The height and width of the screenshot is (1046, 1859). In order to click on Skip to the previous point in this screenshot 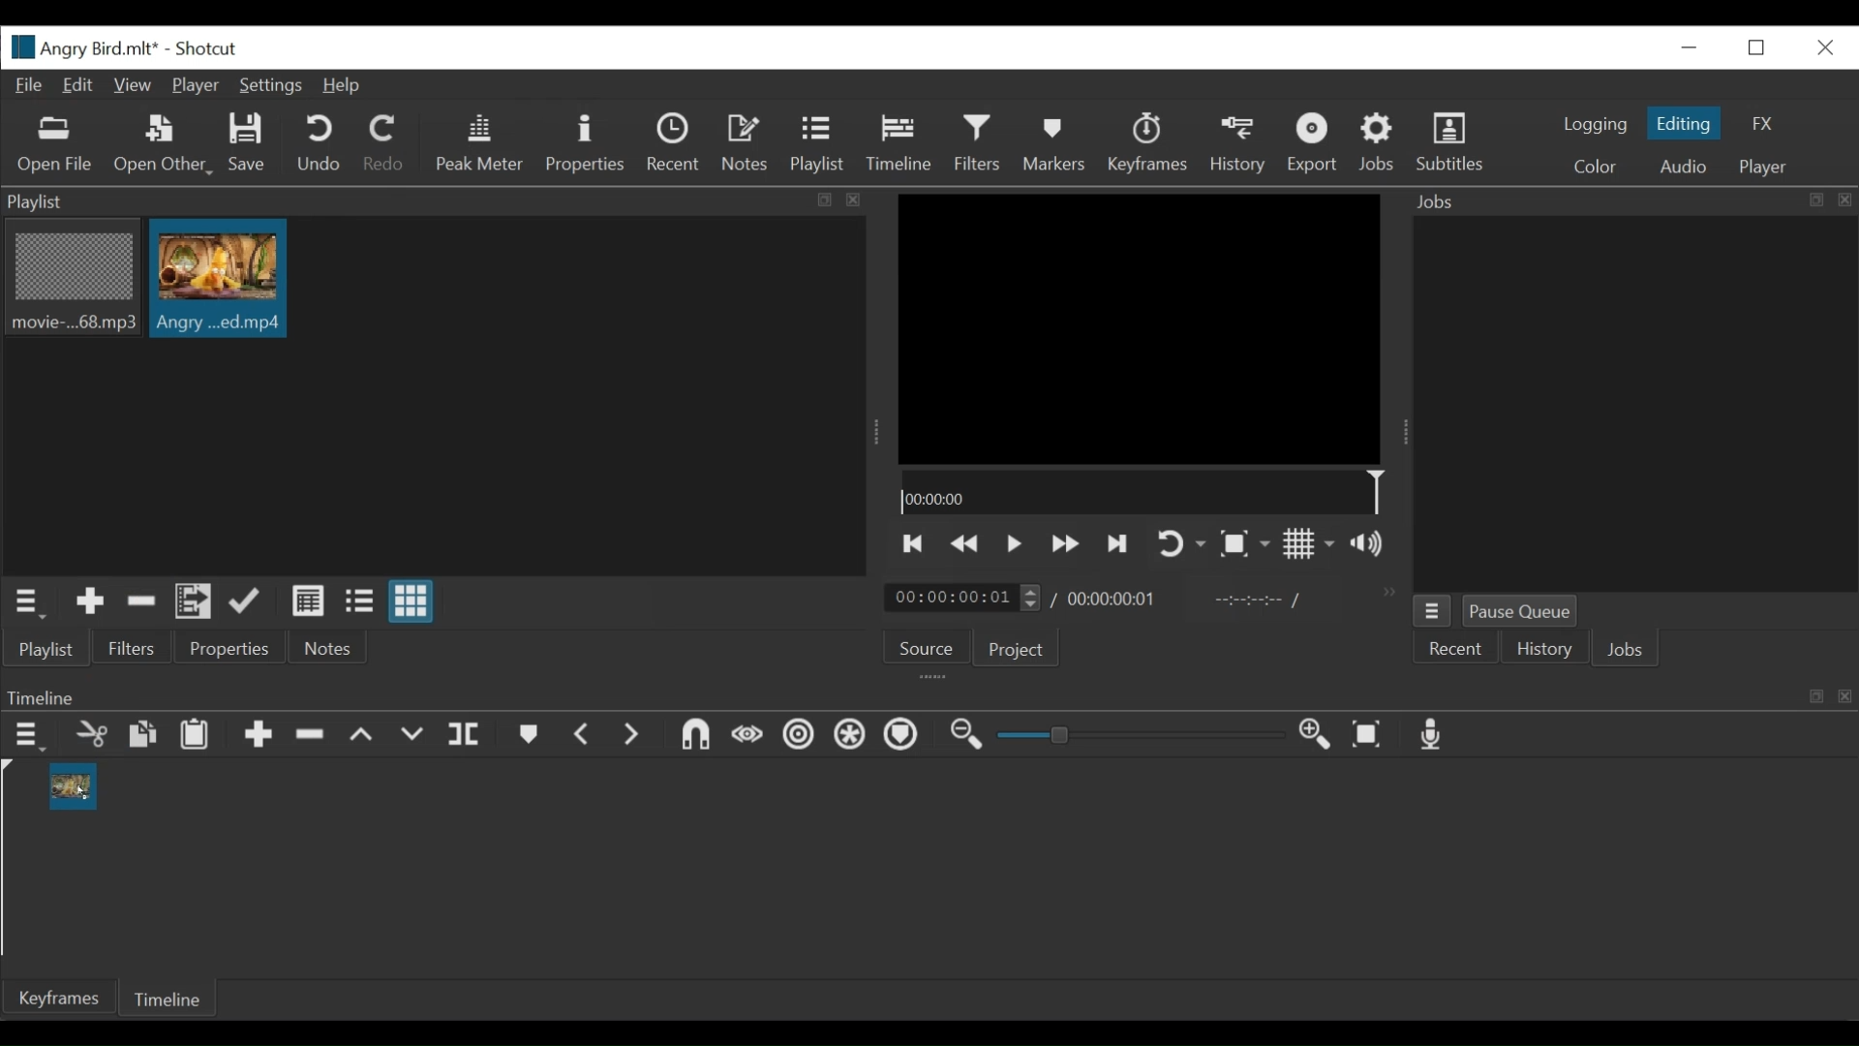, I will do `click(913, 545)`.